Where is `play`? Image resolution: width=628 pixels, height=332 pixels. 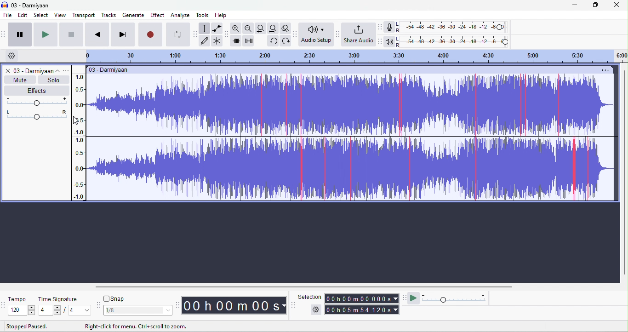
play is located at coordinates (45, 34).